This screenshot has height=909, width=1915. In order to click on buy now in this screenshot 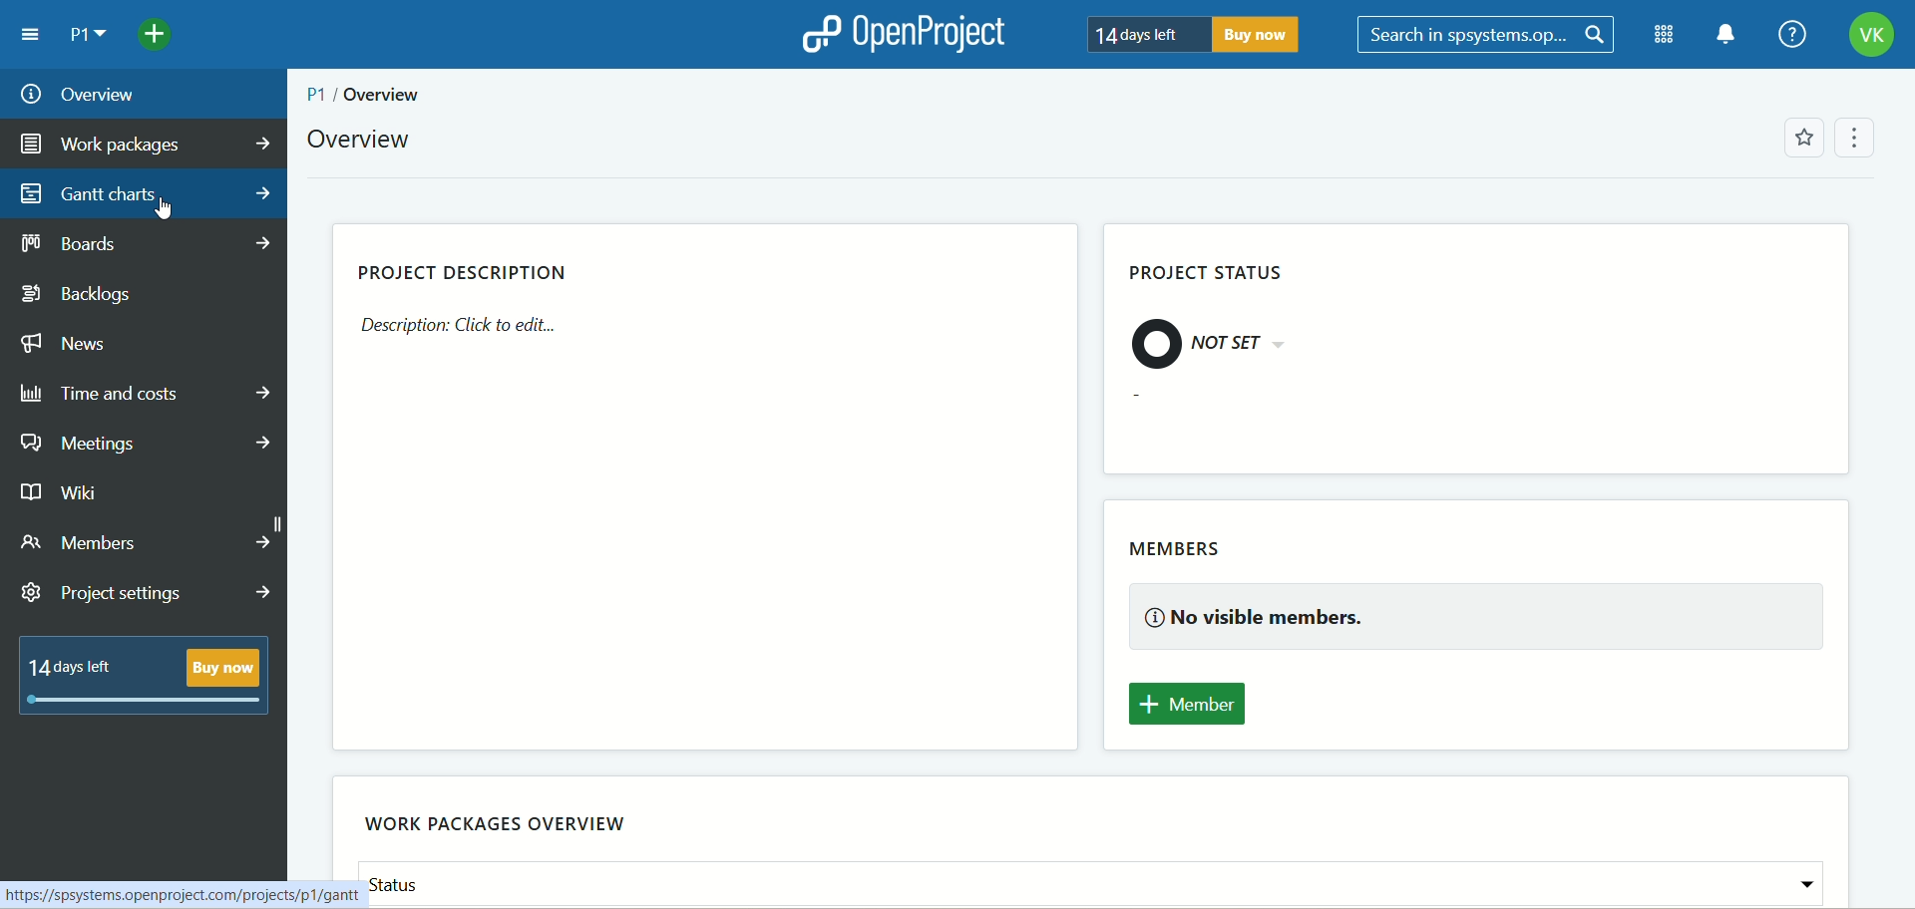, I will do `click(1264, 38)`.